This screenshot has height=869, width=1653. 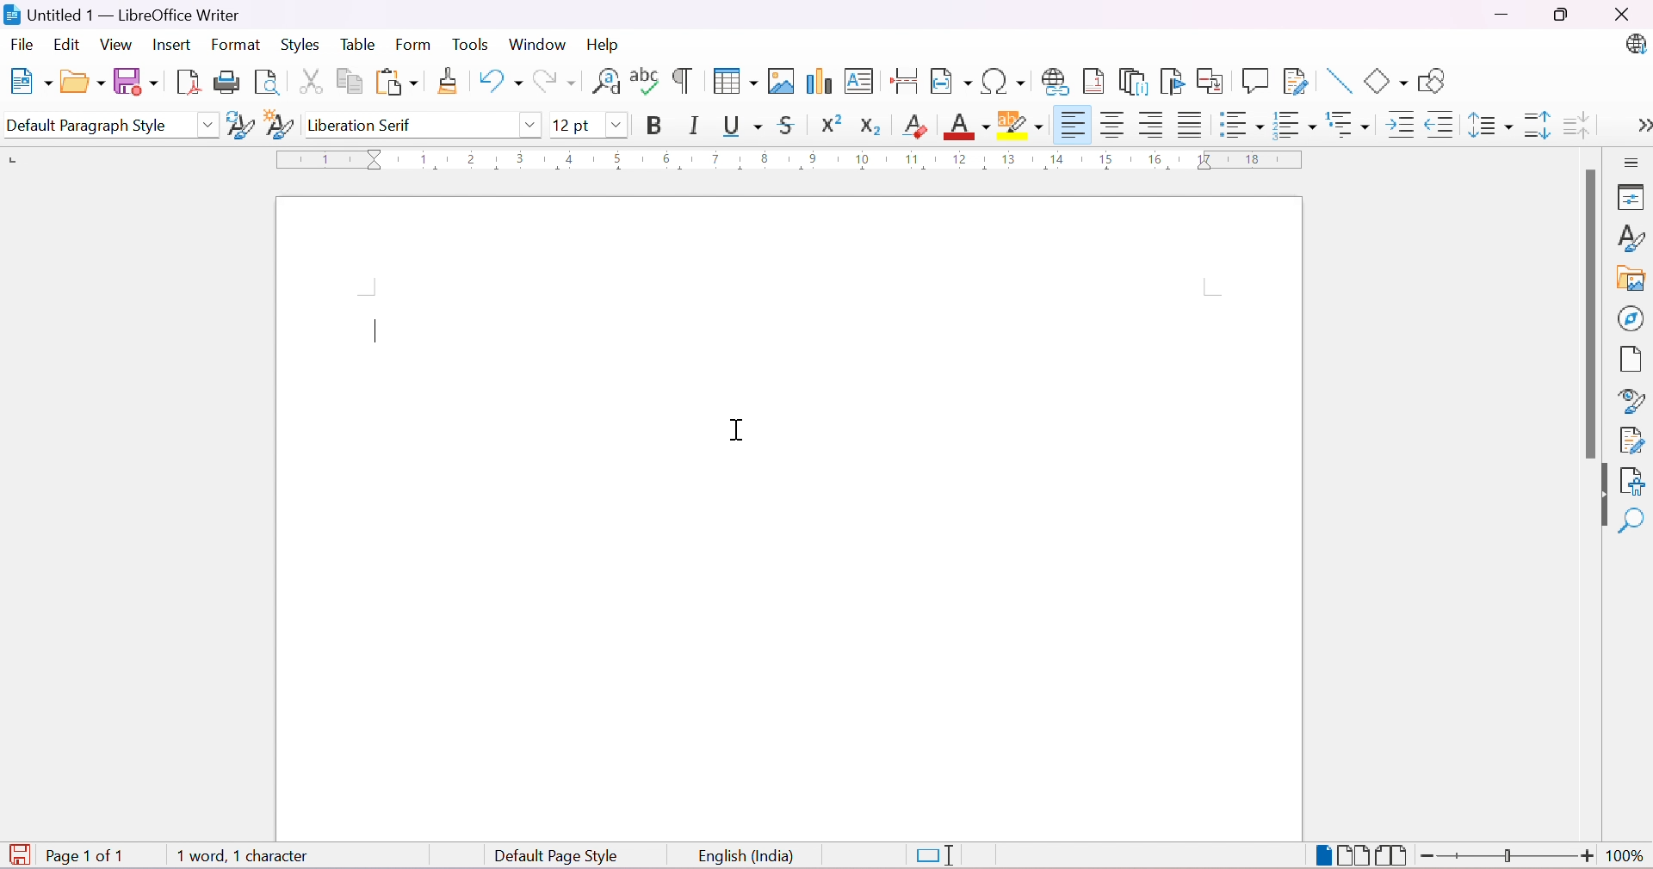 I want to click on Insert Table, so click(x=734, y=81).